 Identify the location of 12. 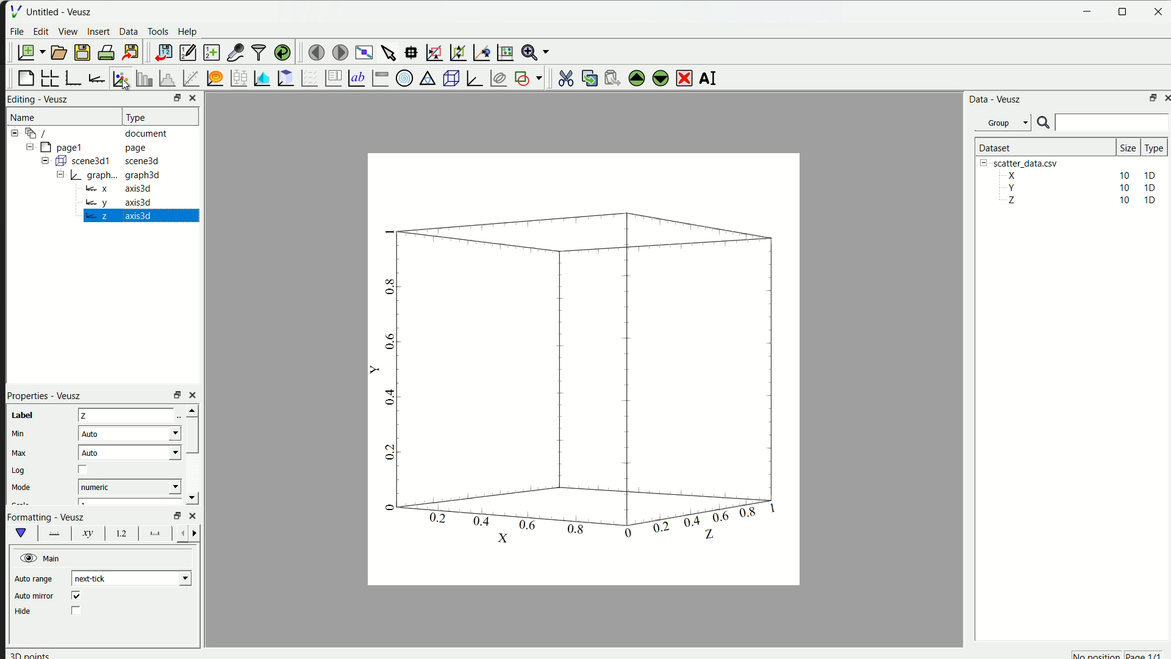
(118, 533).